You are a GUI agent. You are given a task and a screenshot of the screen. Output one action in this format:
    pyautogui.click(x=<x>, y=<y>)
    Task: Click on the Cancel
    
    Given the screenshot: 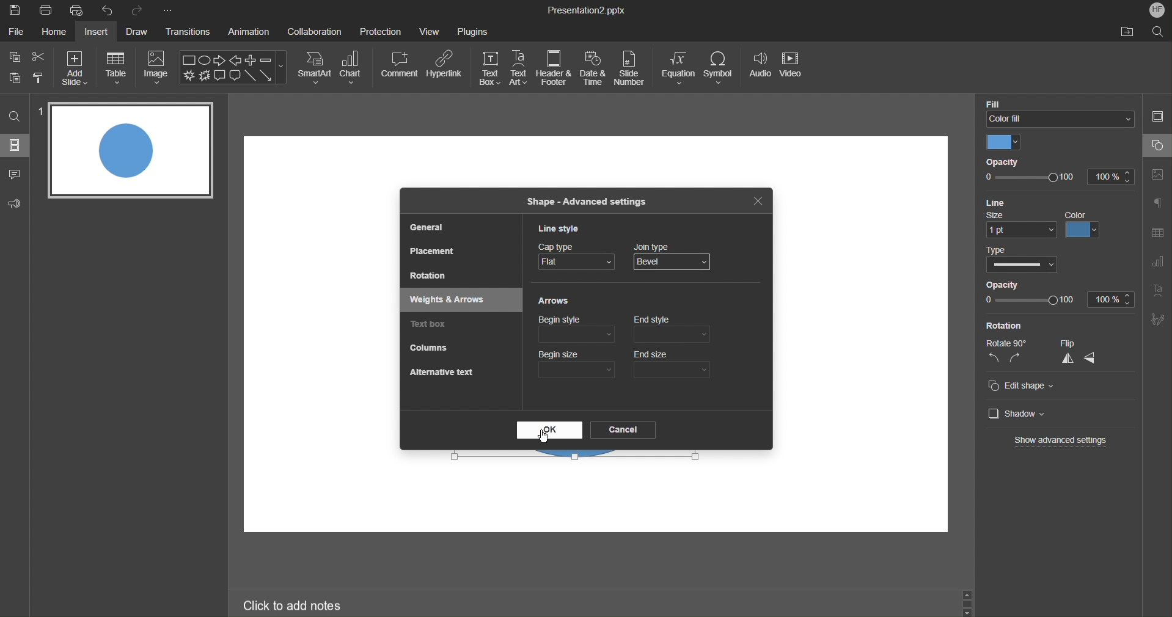 What is the action you would take?
    pyautogui.click(x=623, y=430)
    